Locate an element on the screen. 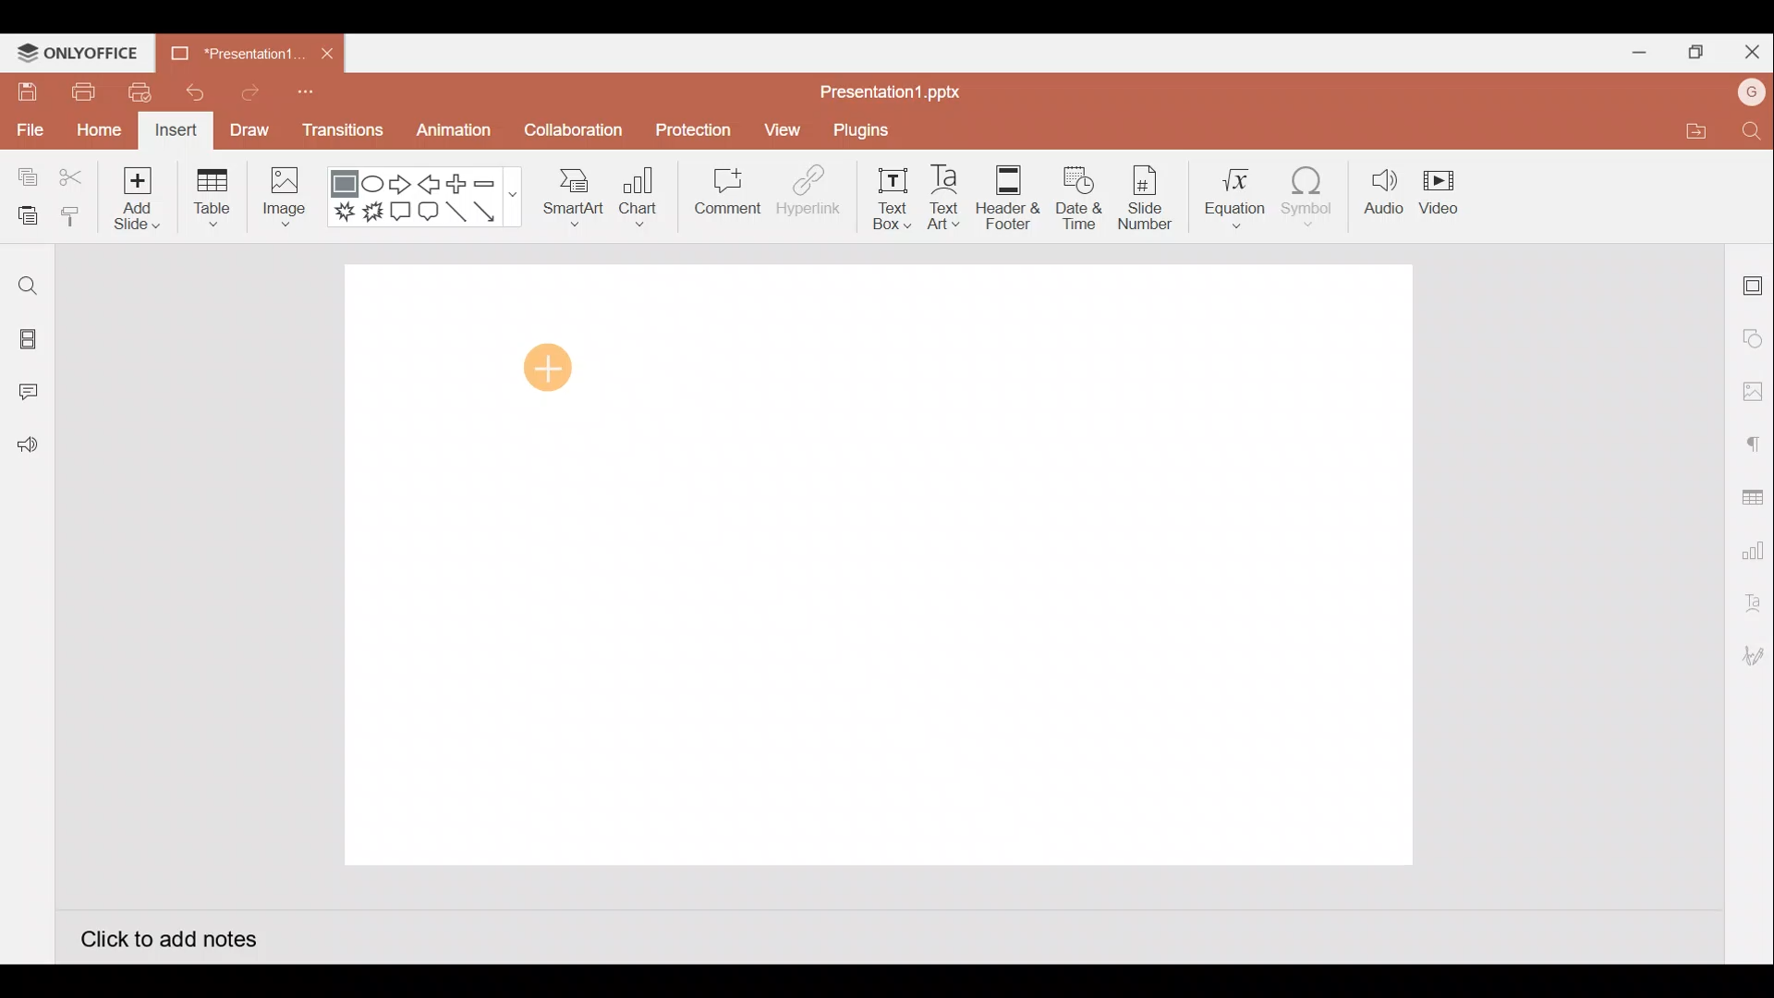  Find is located at coordinates (1754, 130).